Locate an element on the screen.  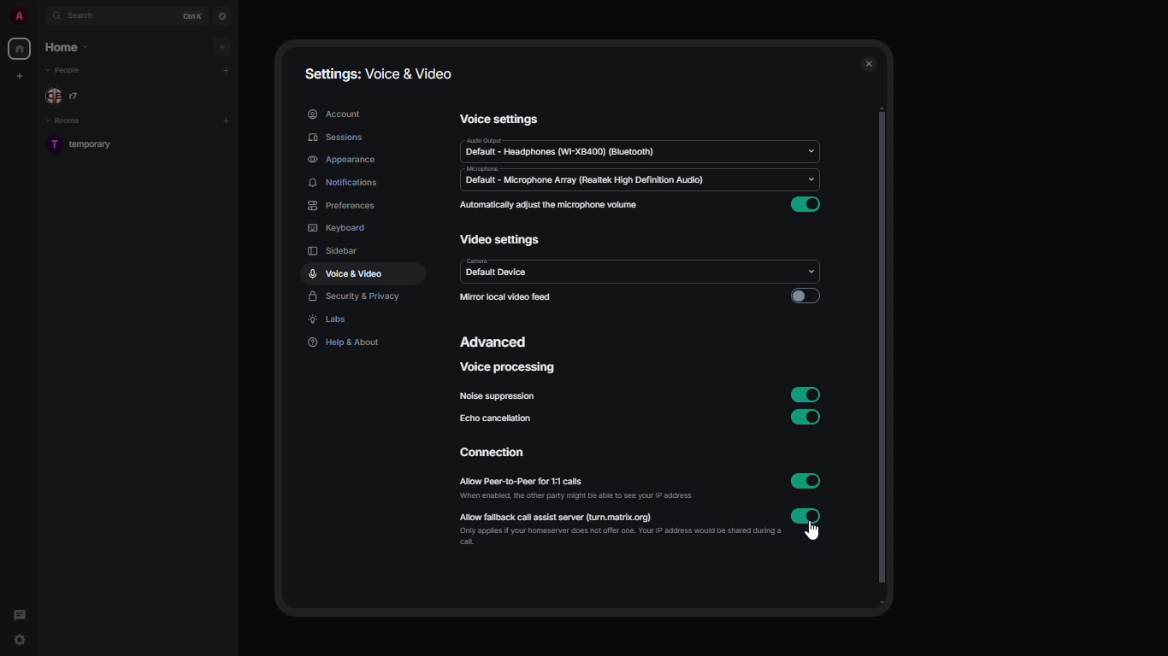
enabled is located at coordinates (806, 516).